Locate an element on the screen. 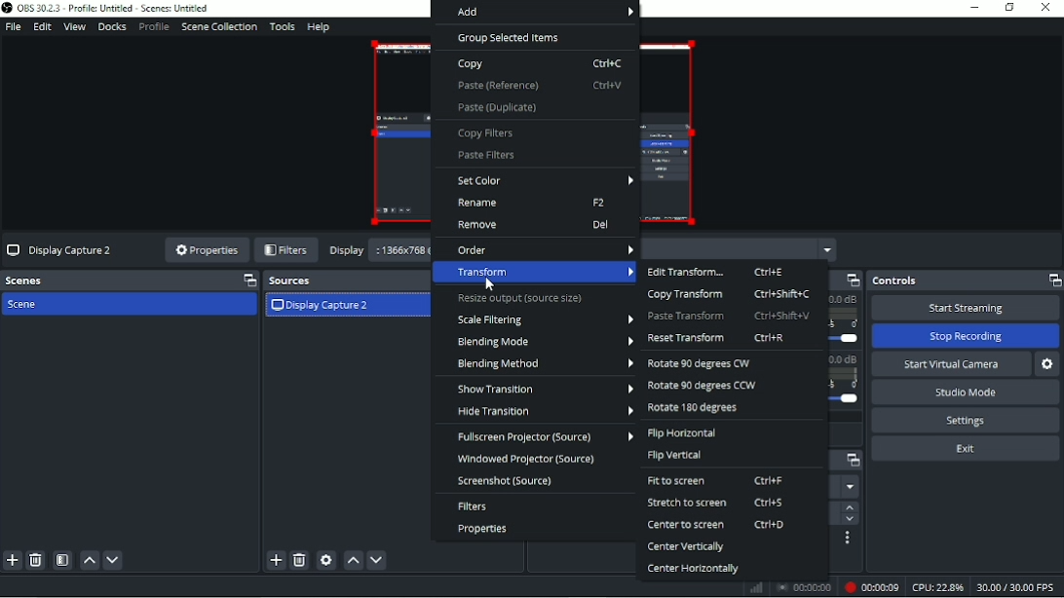 The height and width of the screenshot is (598, 1064). Screenshot is located at coordinates (506, 481).